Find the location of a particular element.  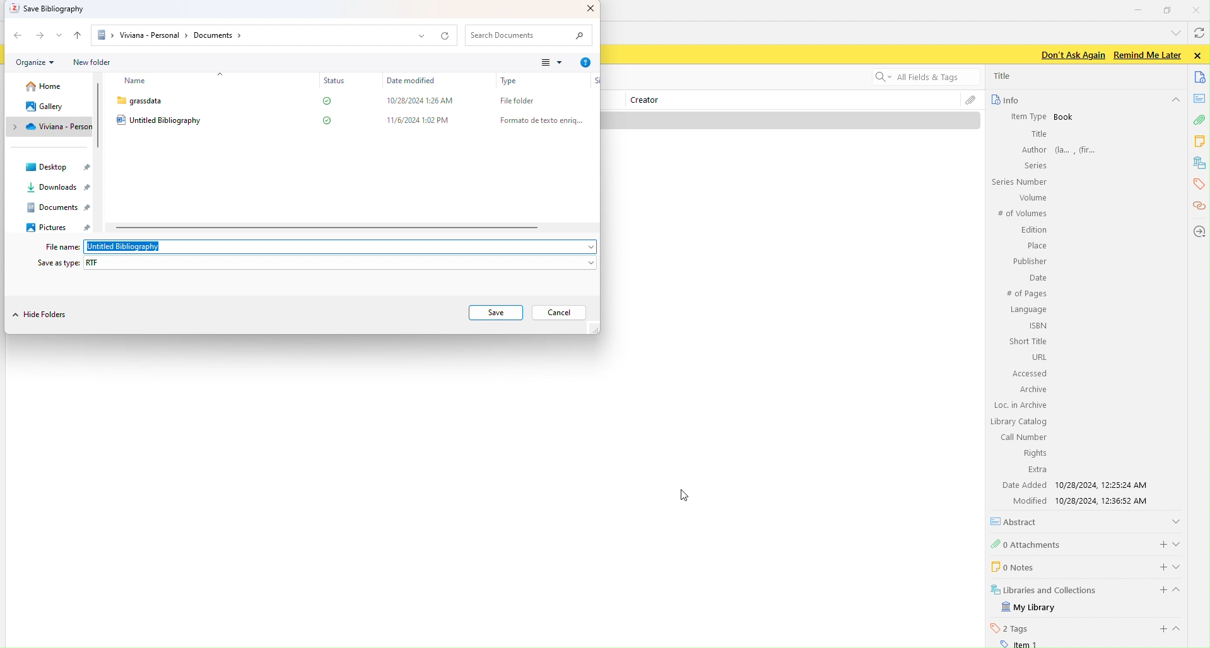

Hide Folders is located at coordinates (42, 316).